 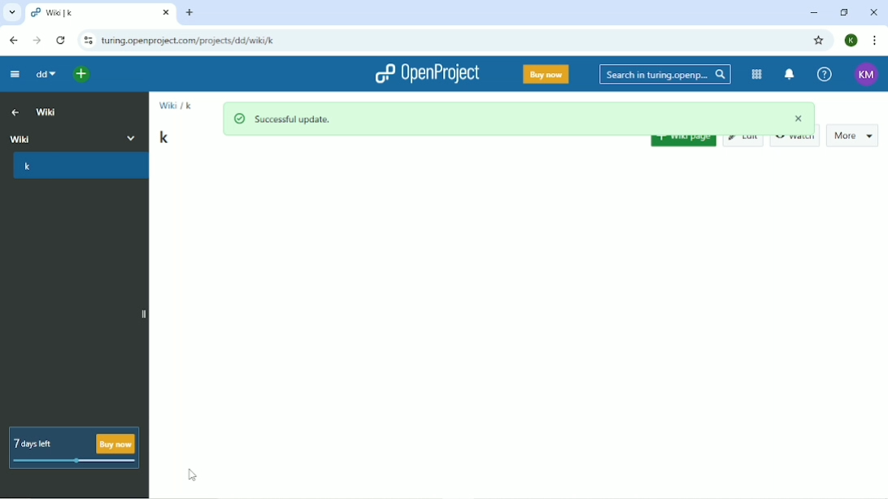 I want to click on More, so click(x=852, y=136).